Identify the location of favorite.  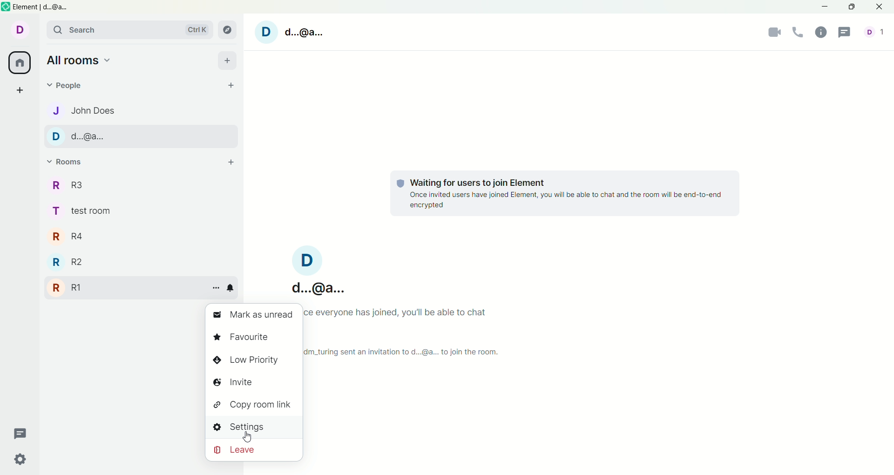
(248, 338).